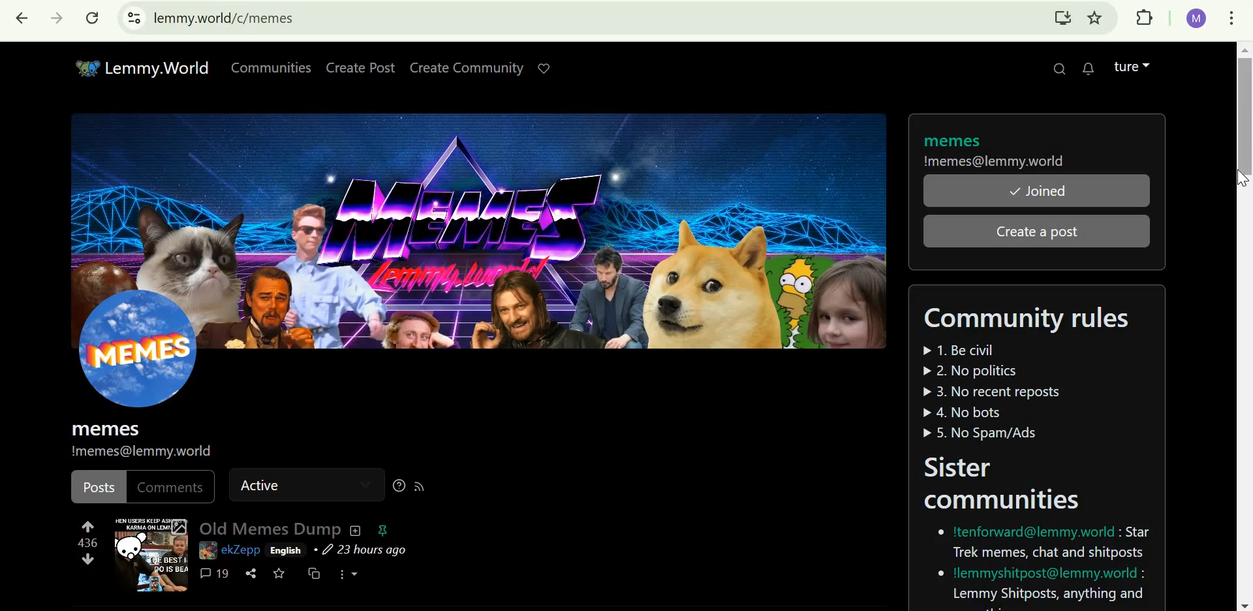 This screenshot has width=1253, height=611. What do you see at coordinates (1132, 65) in the screenshot?
I see `lemmy account` at bounding box center [1132, 65].